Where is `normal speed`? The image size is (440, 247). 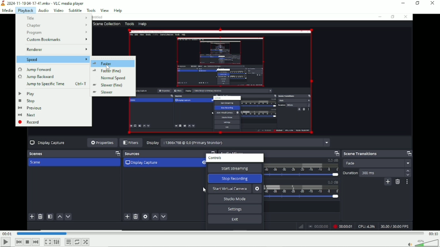
normal speed is located at coordinates (111, 78).